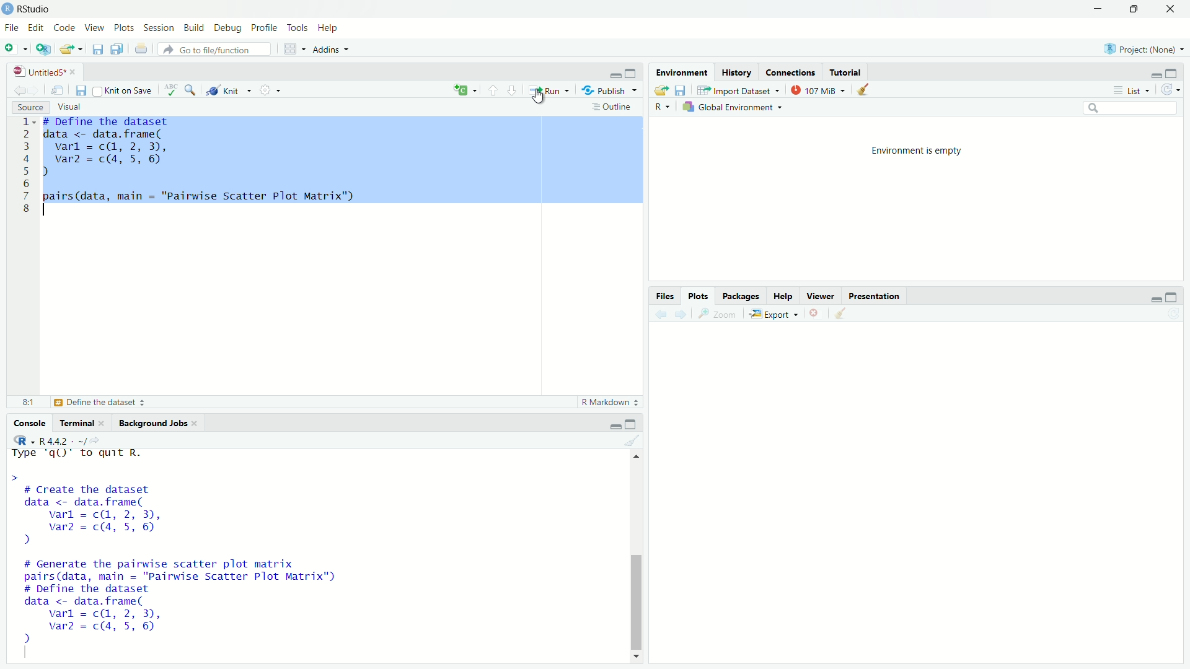  Describe the element at coordinates (493, 90) in the screenshot. I see `Go to previous section/chunk (Ctrl + PgUp)` at that location.